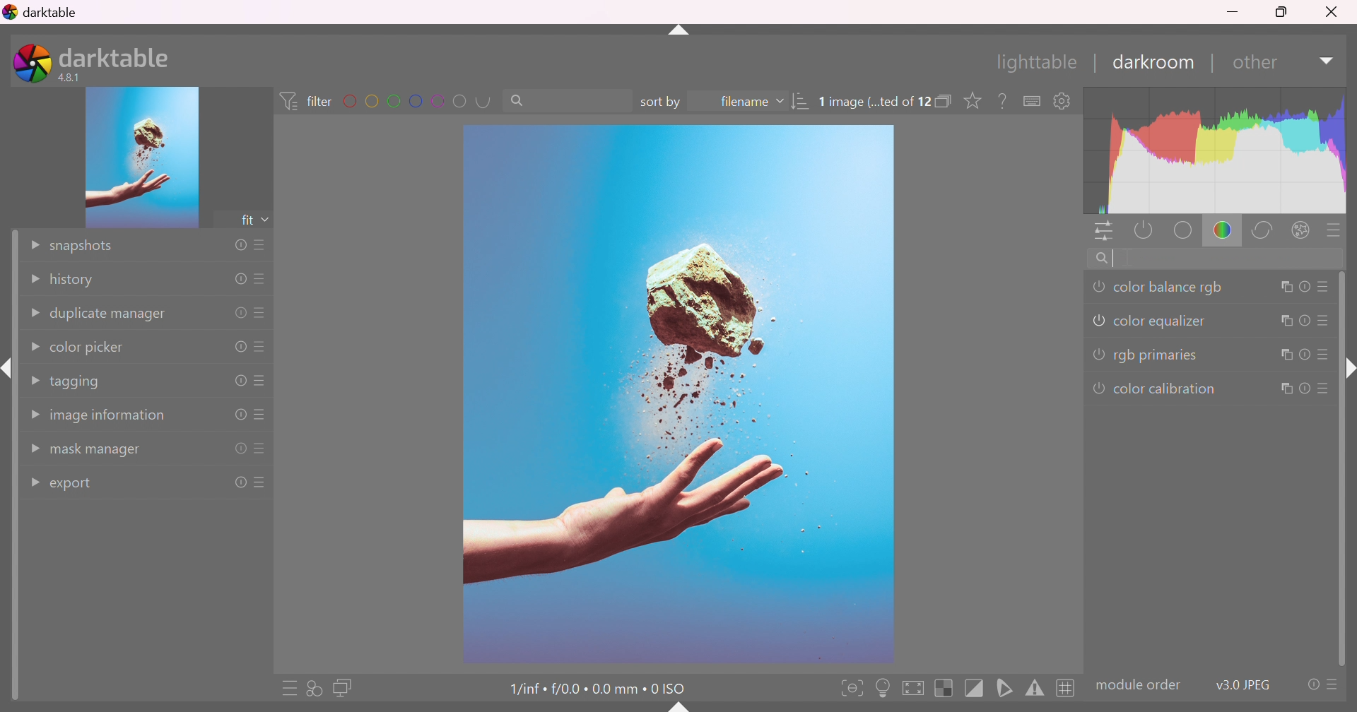  What do you see at coordinates (1325, 324) in the screenshot?
I see `presets` at bounding box center [1325, 324].